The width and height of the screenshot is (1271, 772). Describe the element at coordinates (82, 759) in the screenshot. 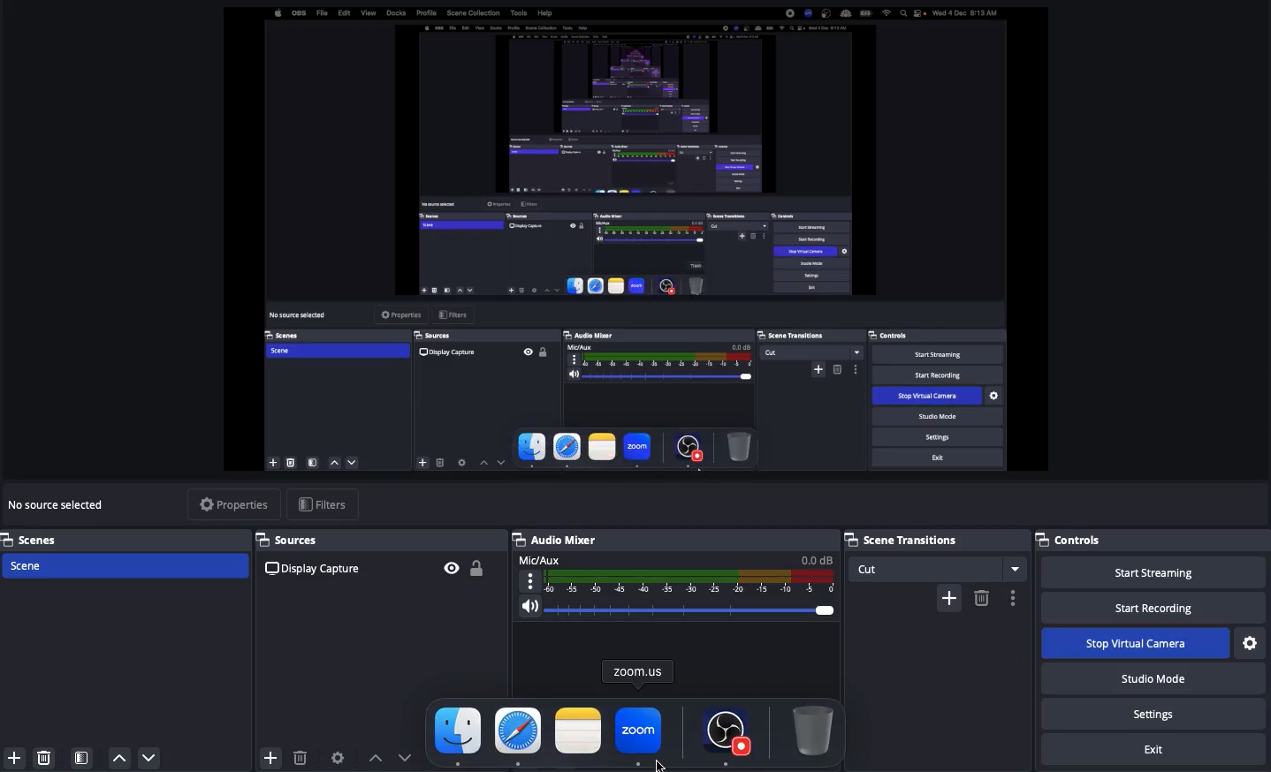

I see `Scene filter` at that location.